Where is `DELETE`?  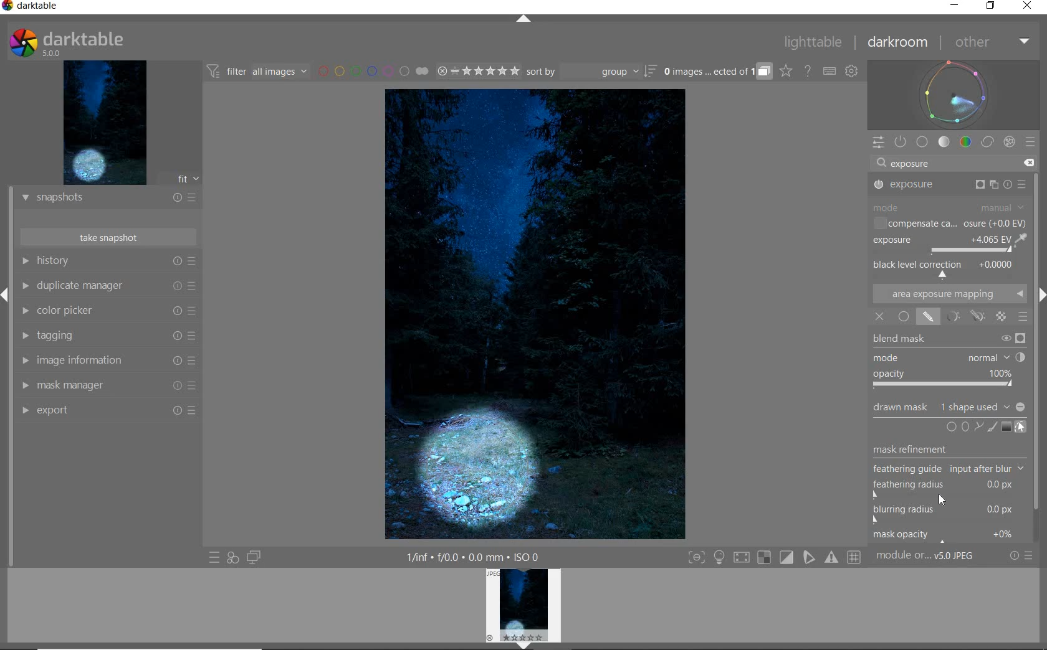
DELETE is located at coordinates (1029, 163).